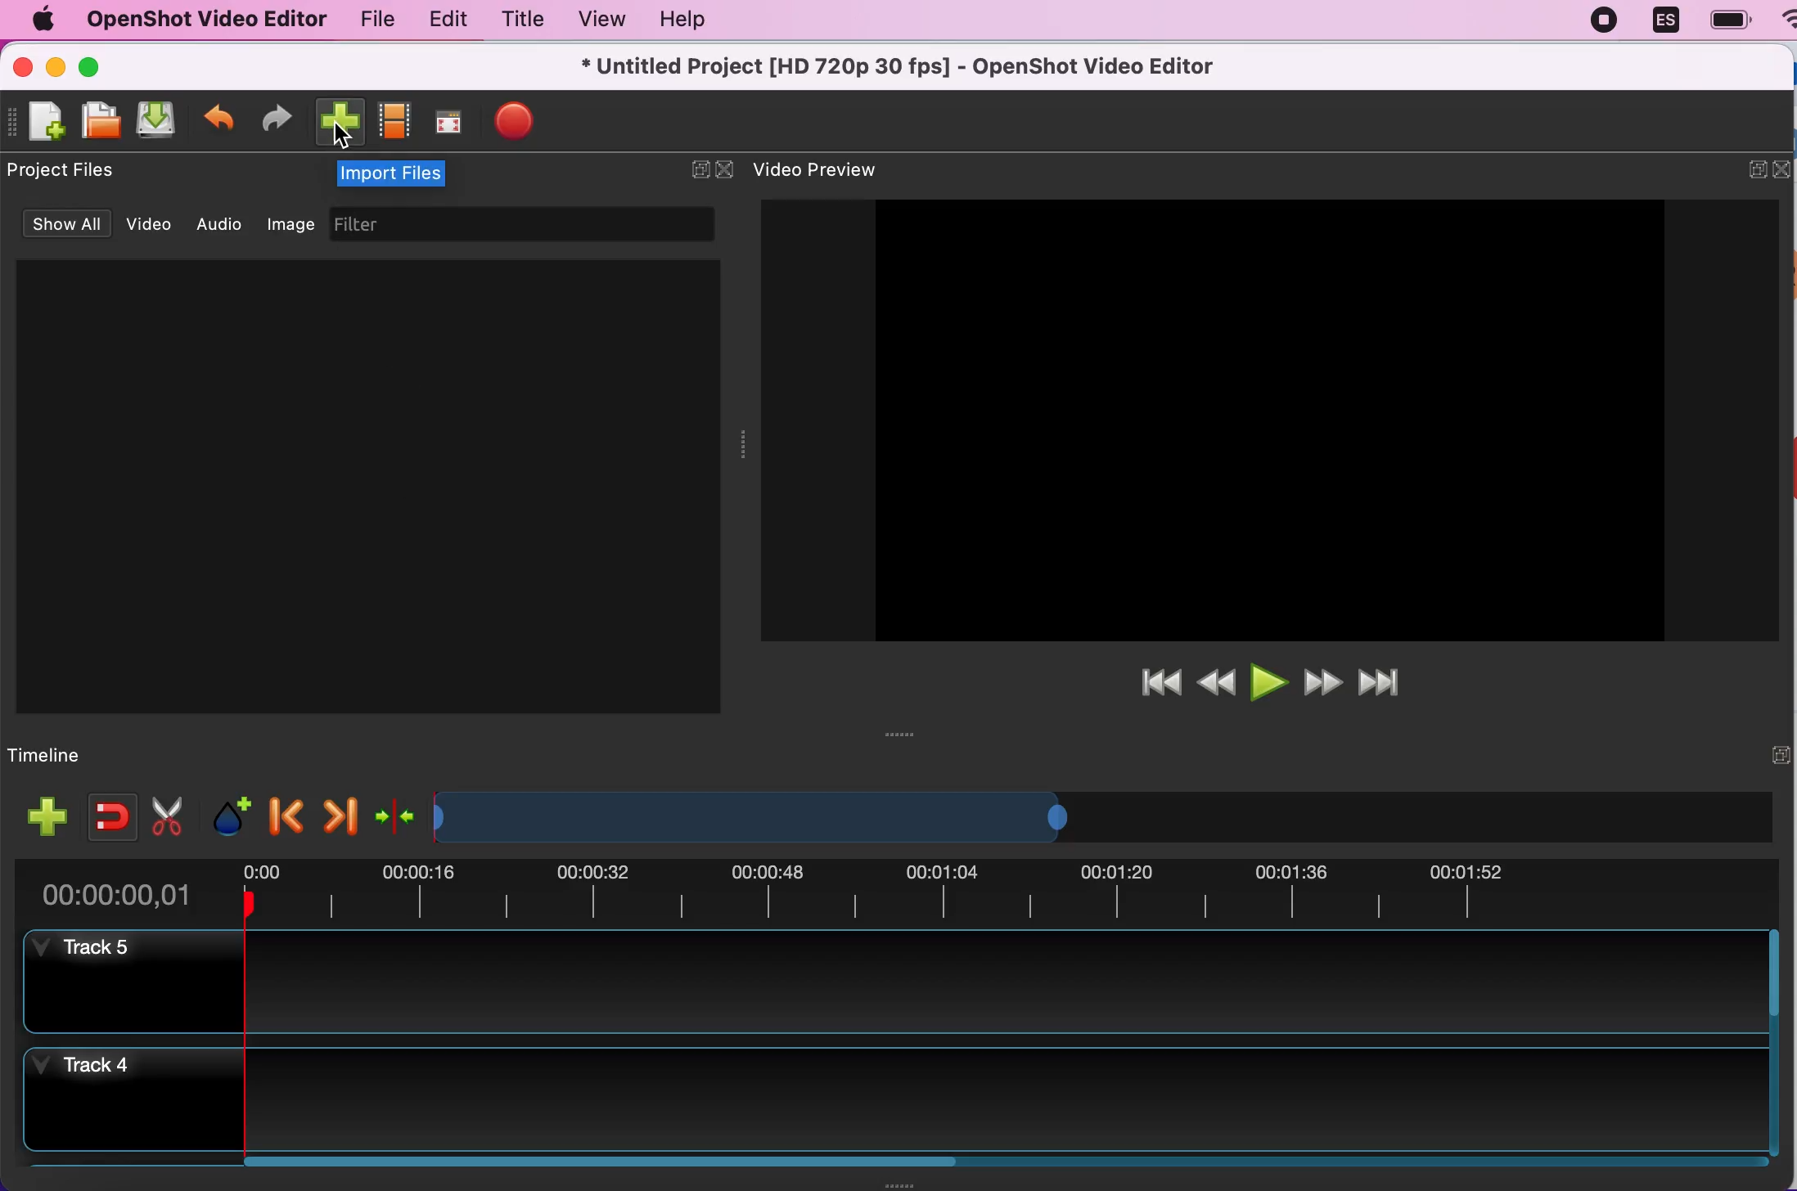 This screenshot has height=1191, width=1797. What do you see at coordinates (525, 119) in the screenshot?
I see `export files` at bounding box center [525, 119].